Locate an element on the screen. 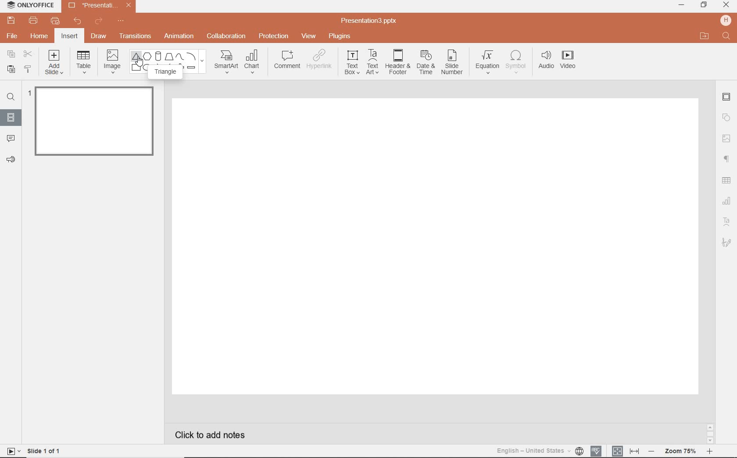 This screenshot has height=458, width=737. COMMENT is located at coordinates (286, 62).